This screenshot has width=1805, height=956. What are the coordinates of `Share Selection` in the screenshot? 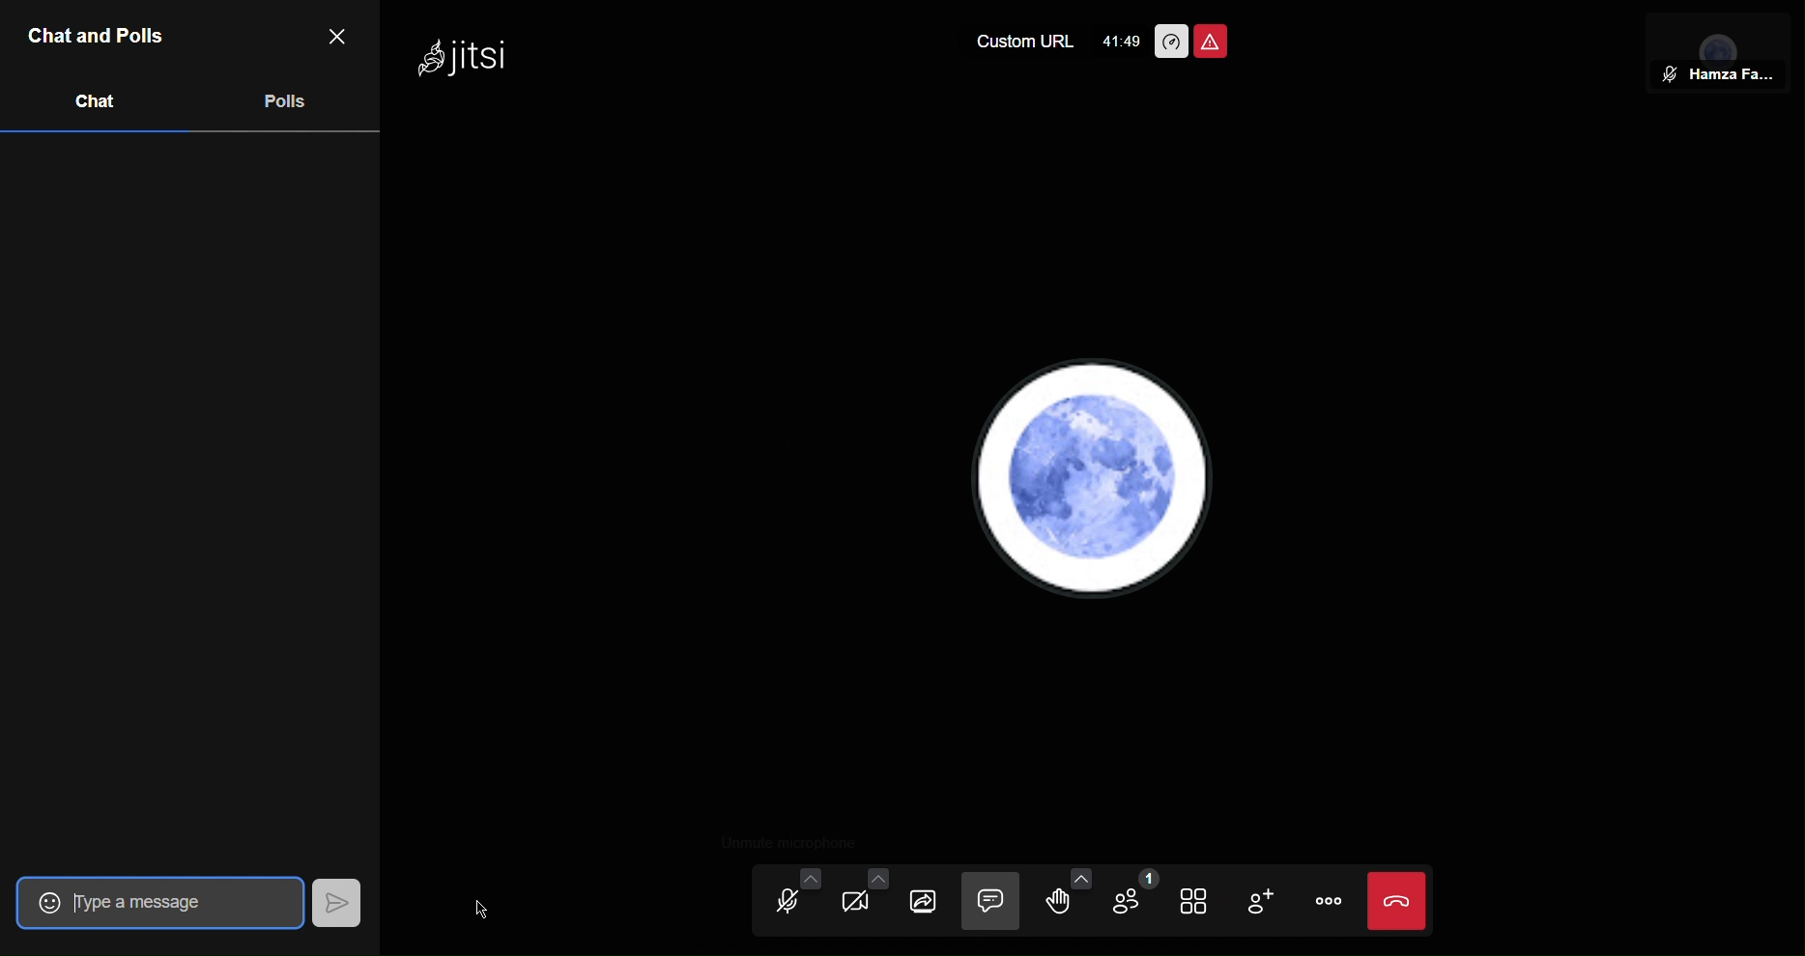 It's located at (922, 896).